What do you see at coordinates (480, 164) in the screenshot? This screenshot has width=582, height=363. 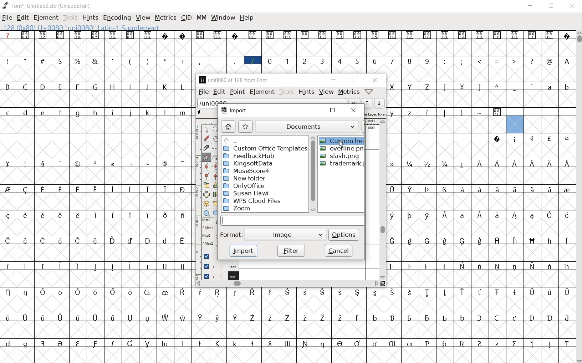 I see `glyph` at bounding box center [480, 164].